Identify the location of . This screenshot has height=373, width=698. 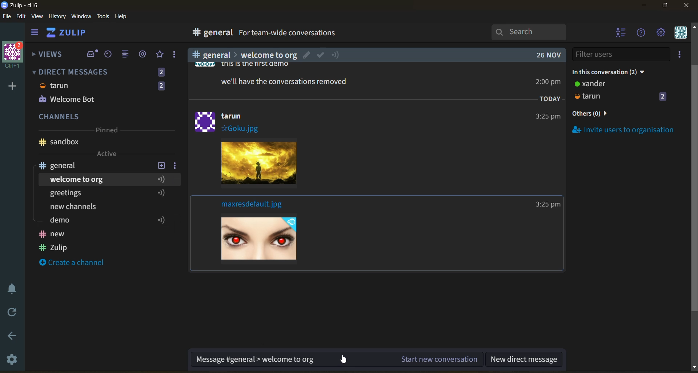
(279, 81).